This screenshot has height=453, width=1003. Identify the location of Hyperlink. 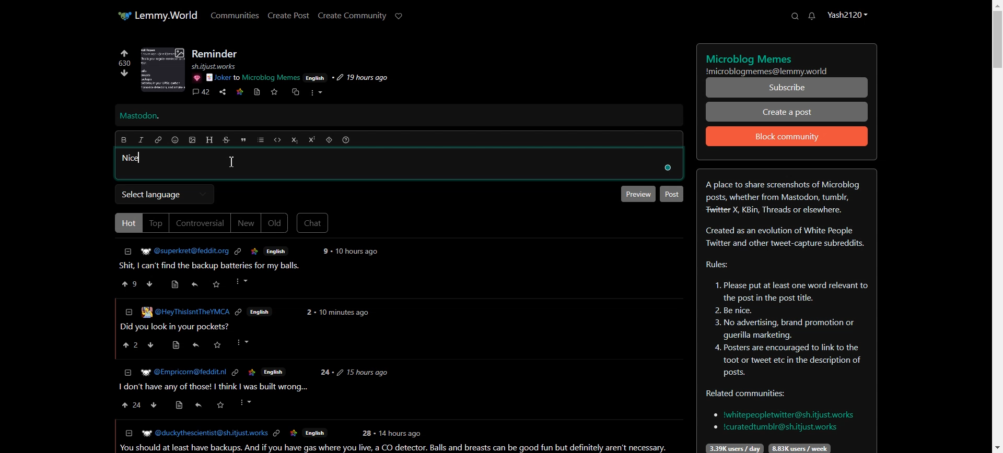
(158, 140).